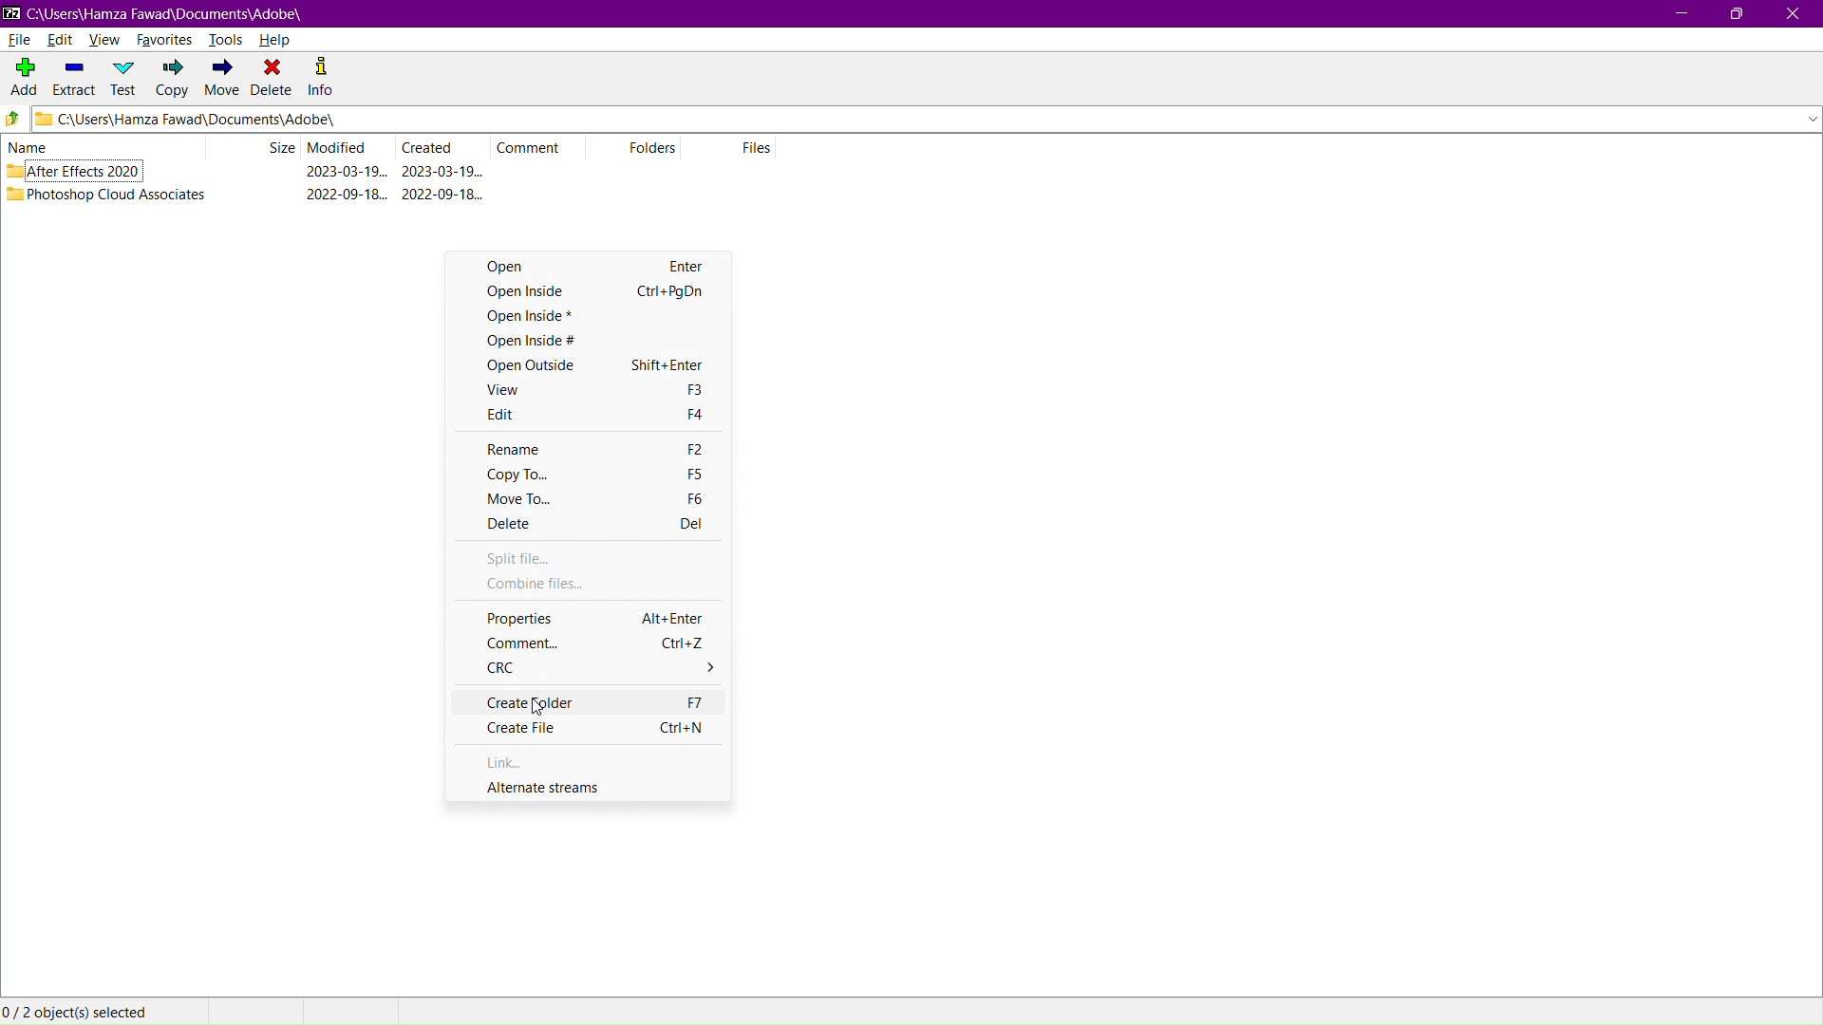  Describe the element at coordinates (589, 527) in the screenshot. I see `Delete` at that location.